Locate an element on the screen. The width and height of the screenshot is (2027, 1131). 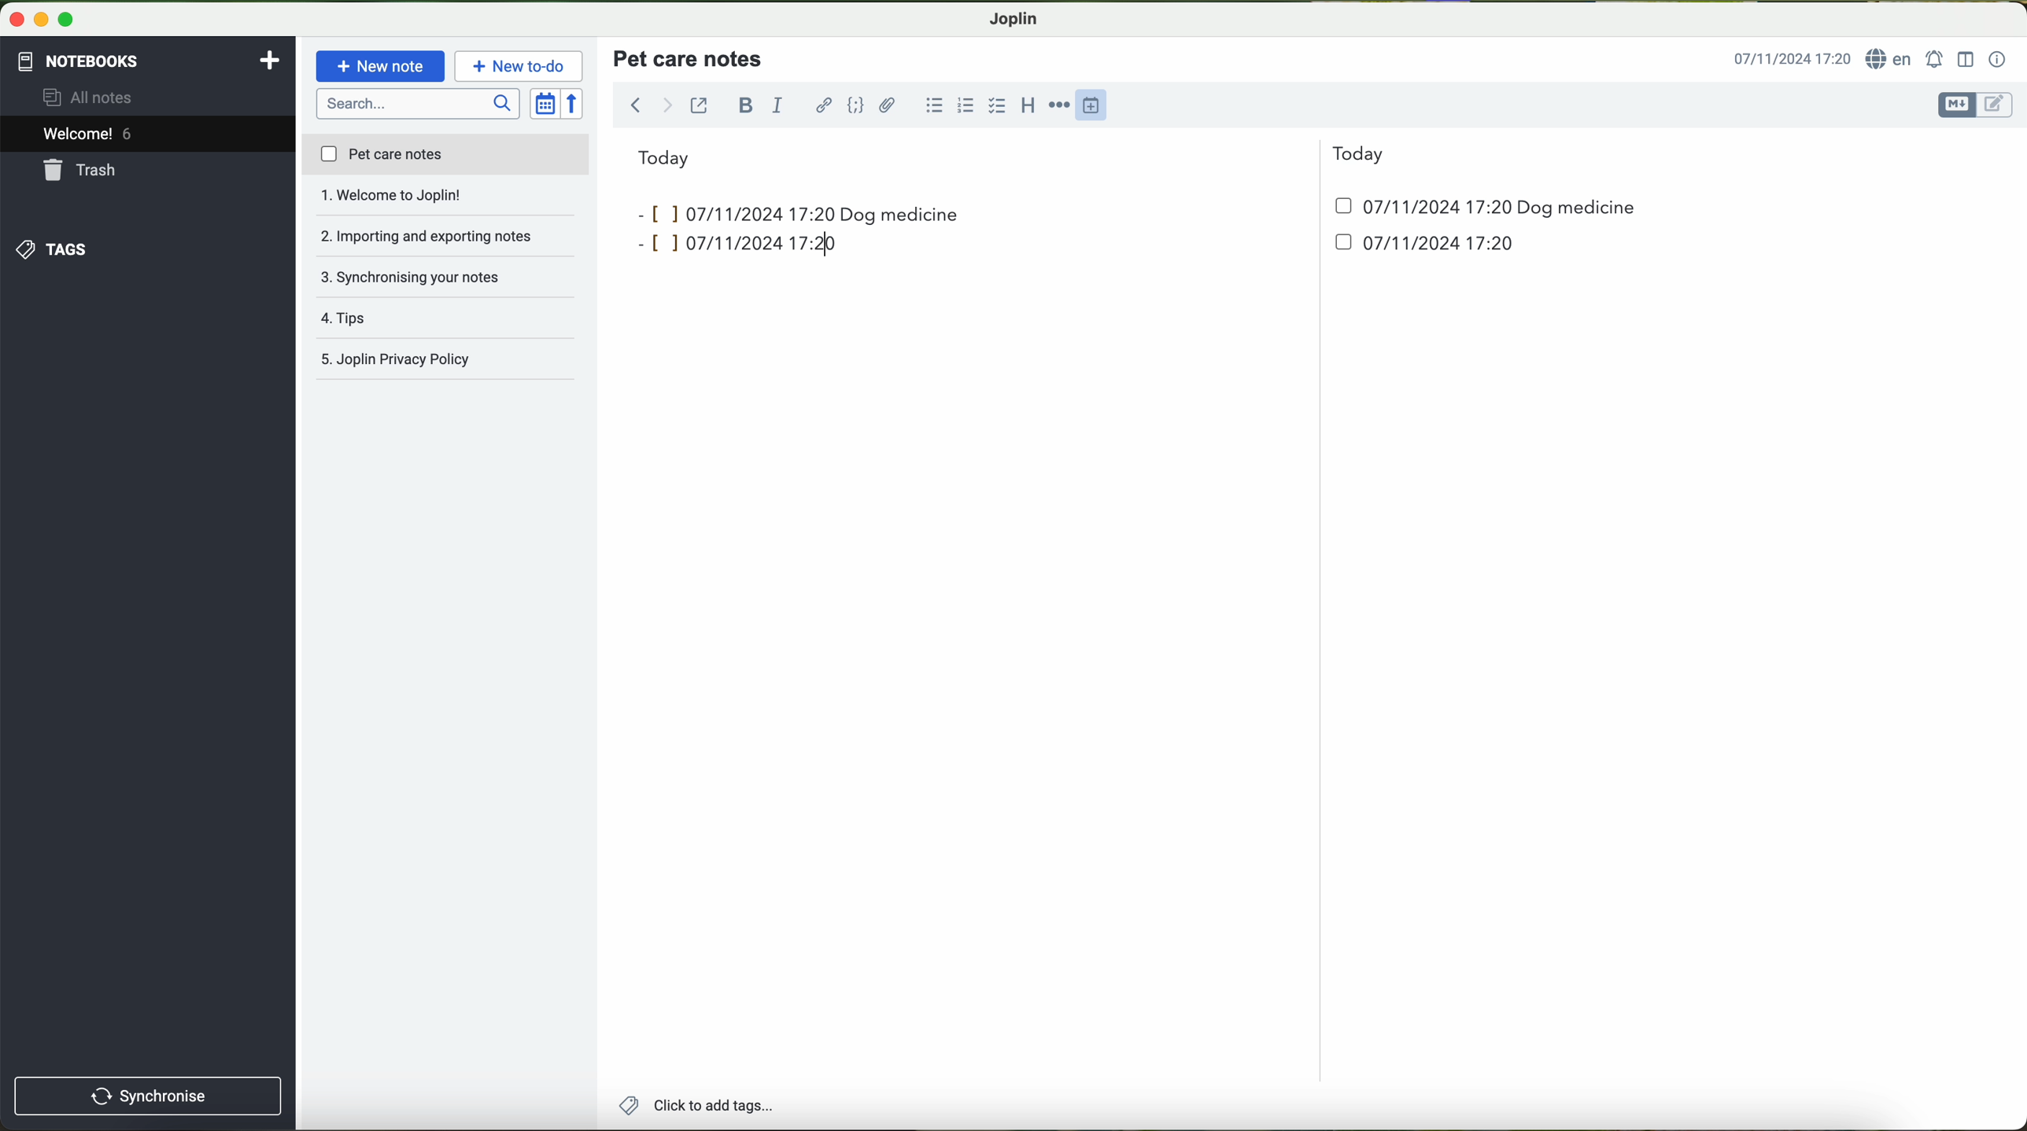
search bar is located at coordinates (420, 102).